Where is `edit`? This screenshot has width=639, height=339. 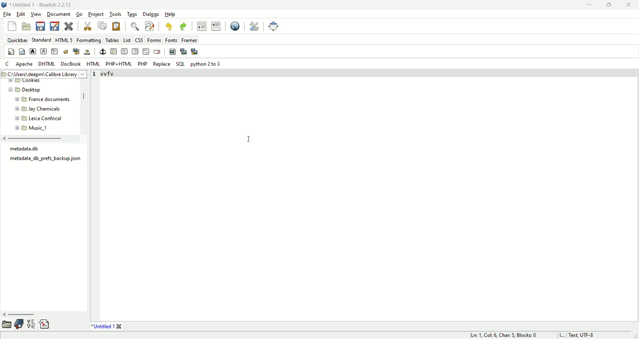
edit is located at coordinates (21, 14).